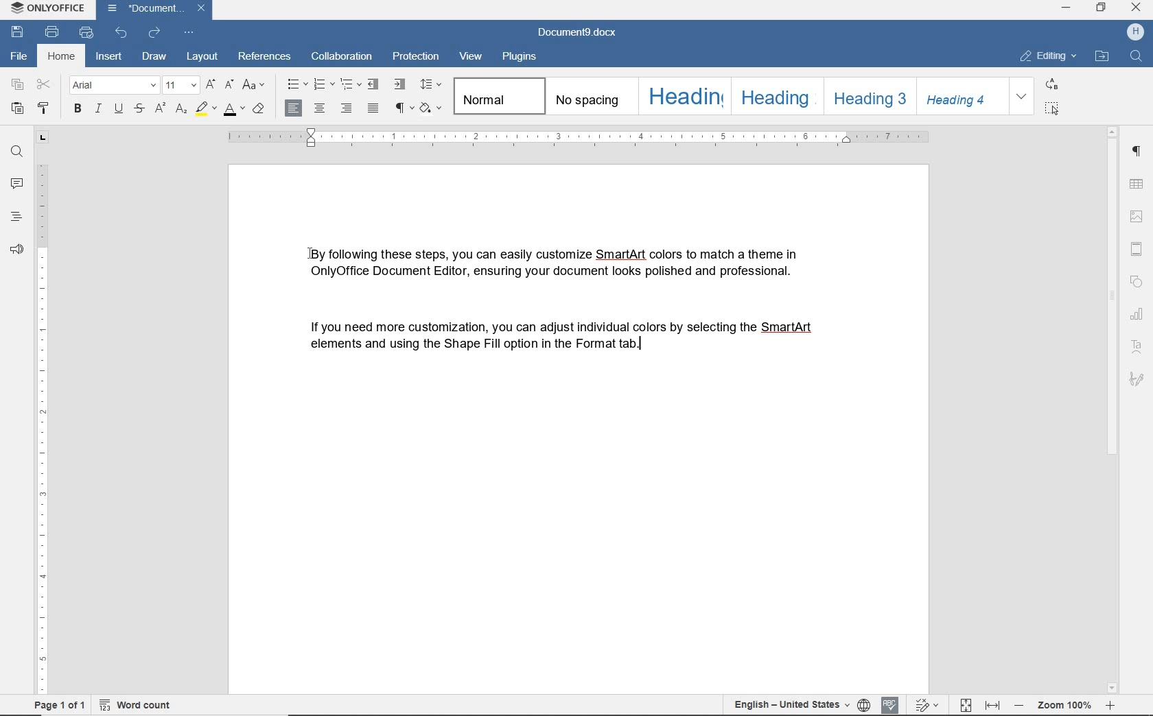 The width and height of the screenshot is (1153, 716). I want to click on clear style, so click(259, 110).